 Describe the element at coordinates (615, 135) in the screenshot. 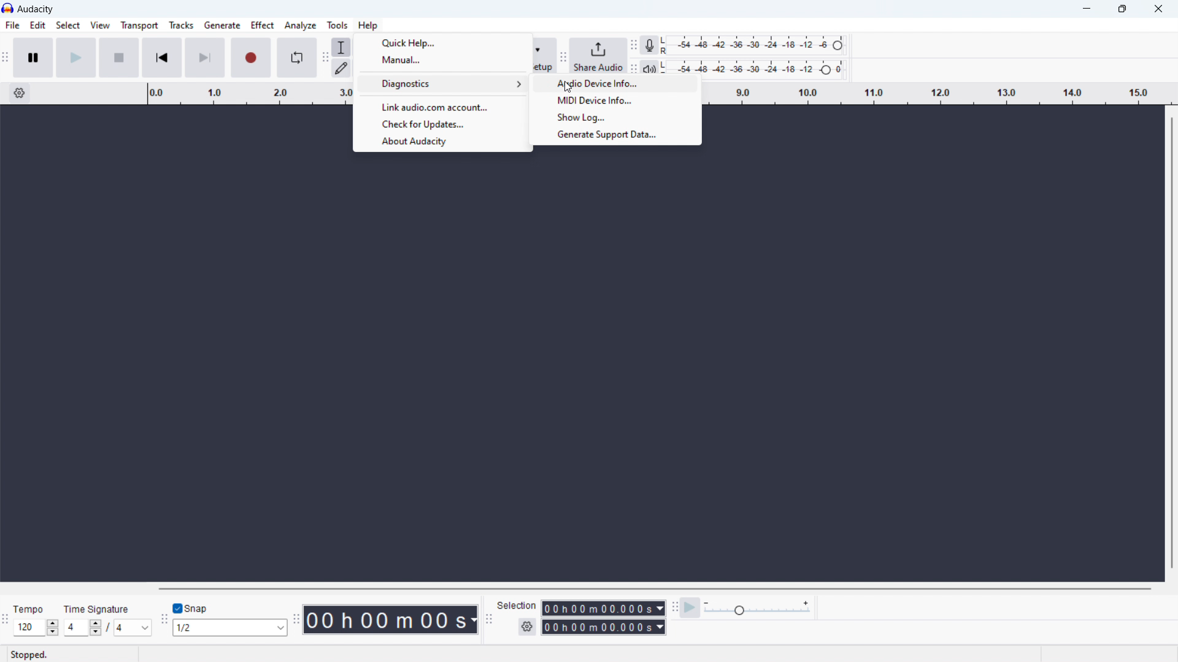

I see `generate support data` at that location.